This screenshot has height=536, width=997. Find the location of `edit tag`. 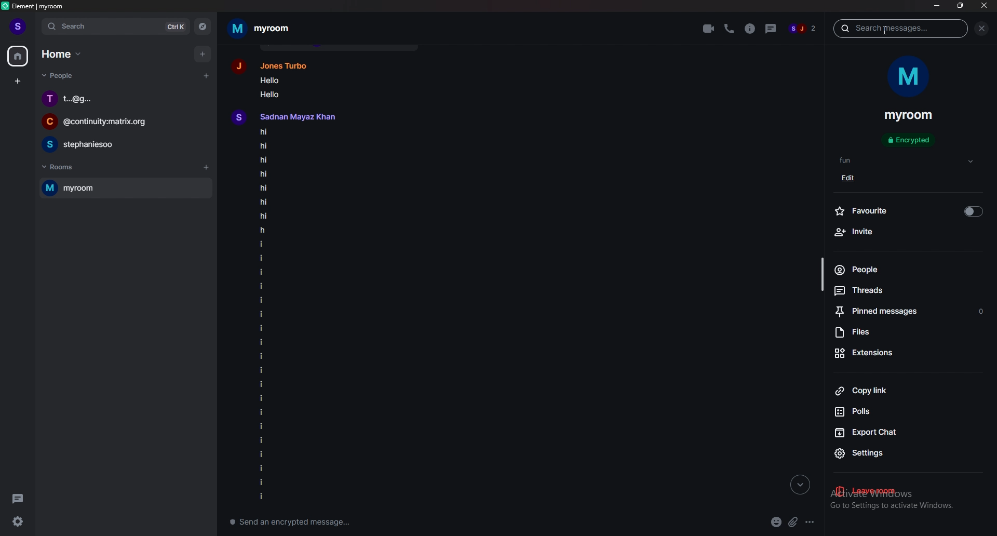

edit tag is located at coordinates (861, 178).